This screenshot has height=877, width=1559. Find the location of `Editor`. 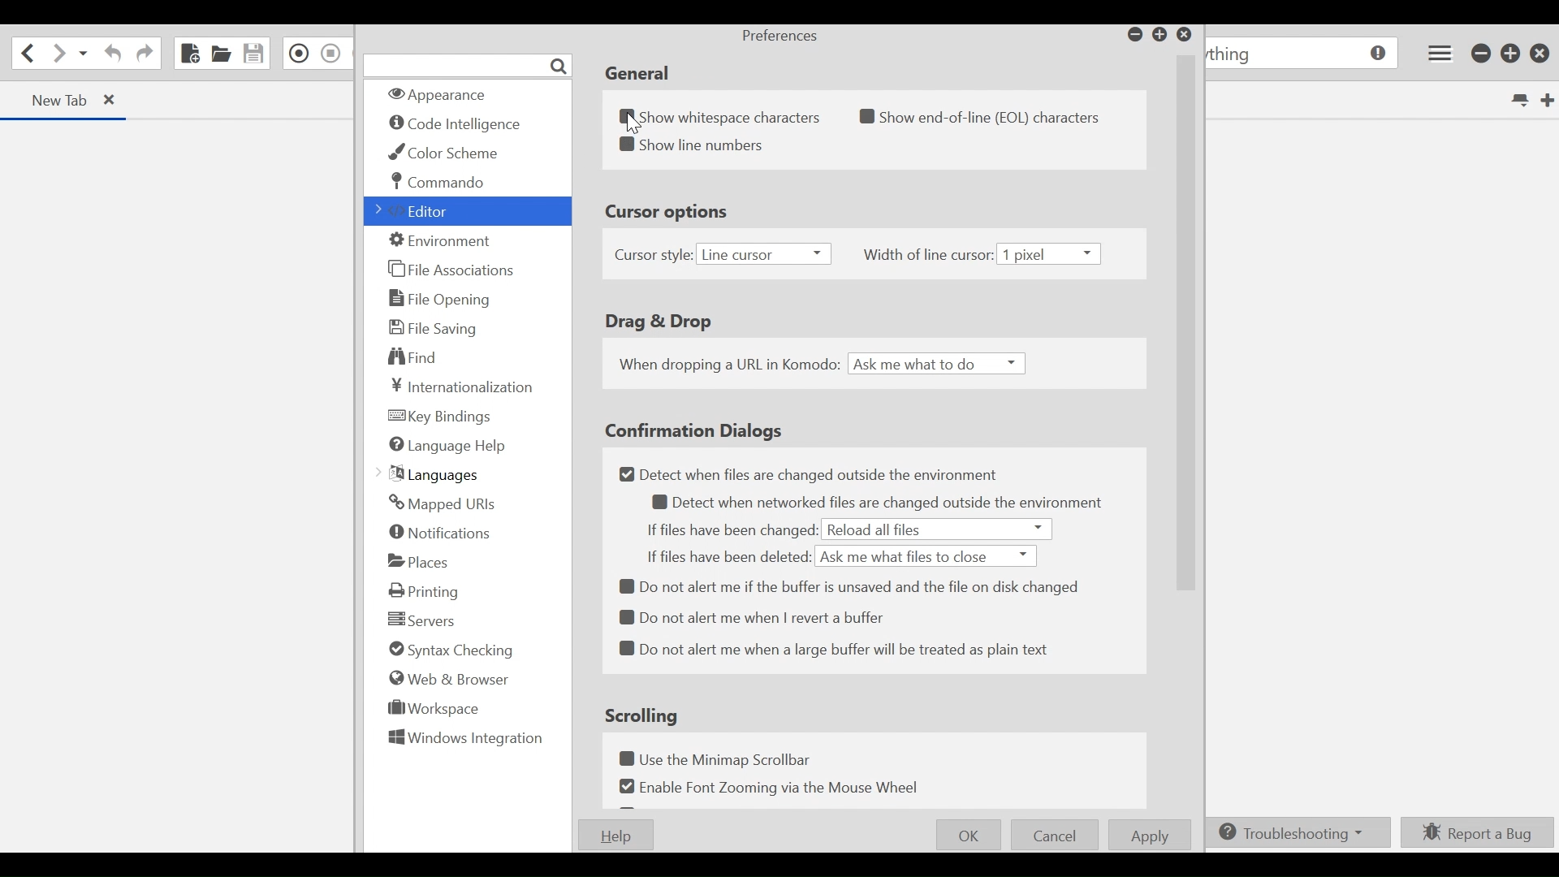

Editor is located at coordinates (420, 211).